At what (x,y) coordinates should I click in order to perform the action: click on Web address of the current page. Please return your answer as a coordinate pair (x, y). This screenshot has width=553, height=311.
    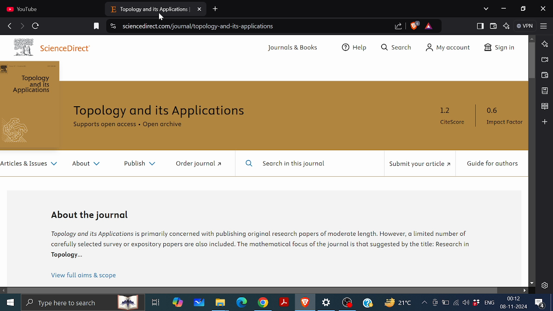
    Looking at the image, I should click on (201, 26).